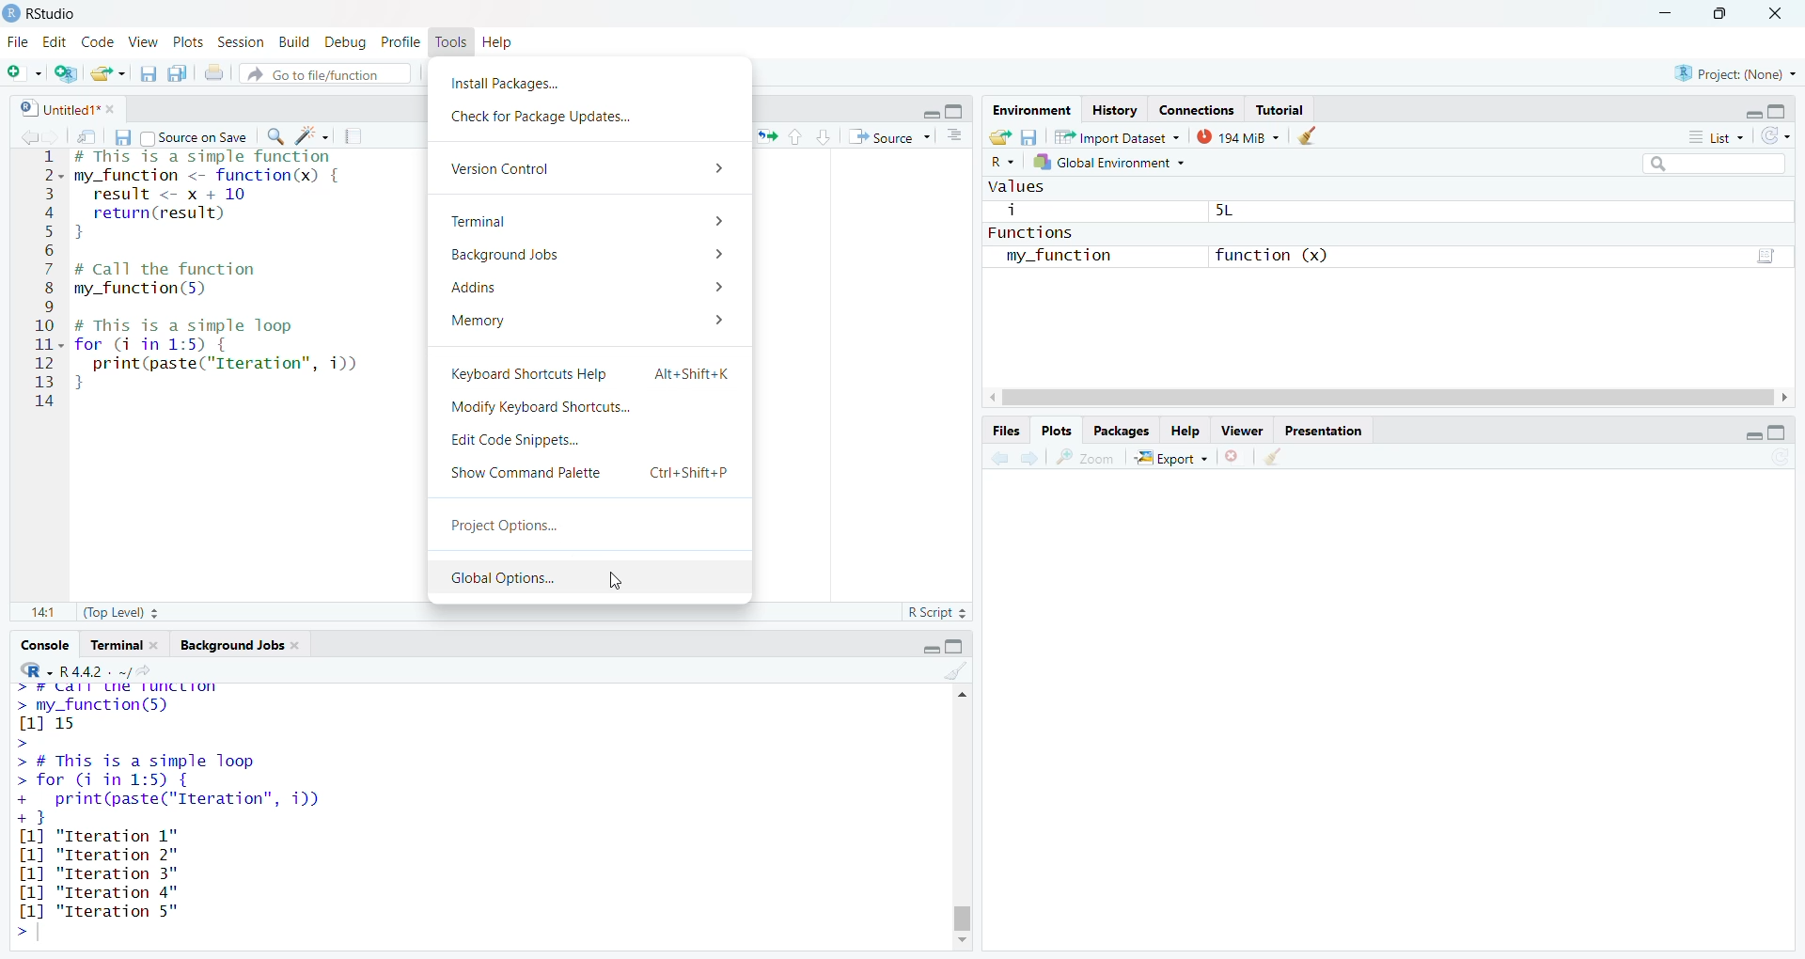 The height and width of the screenshot is (959, 1805). I want to click on connections, so click(1195, 107).